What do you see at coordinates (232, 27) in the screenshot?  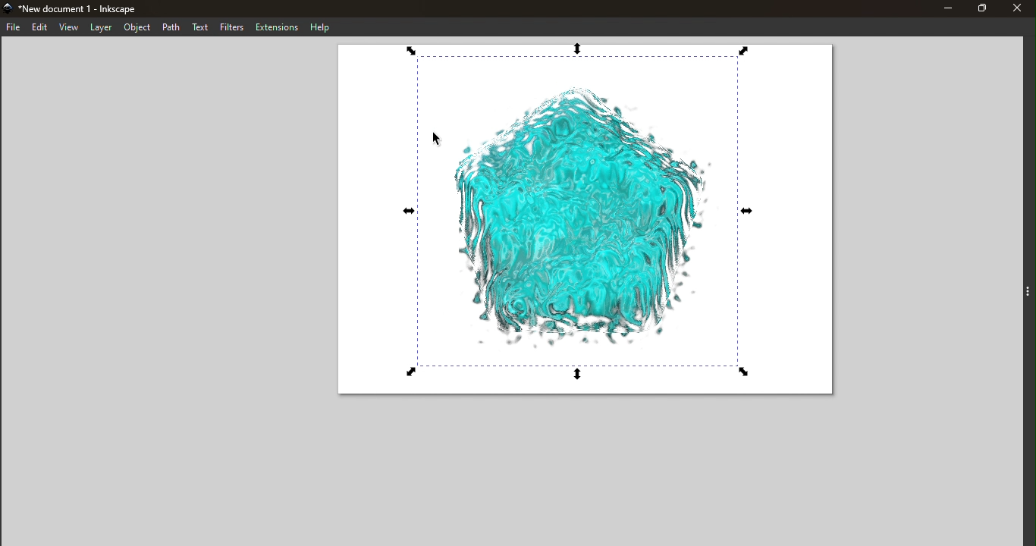 I see `Filters` at bounding box center [232, 27].